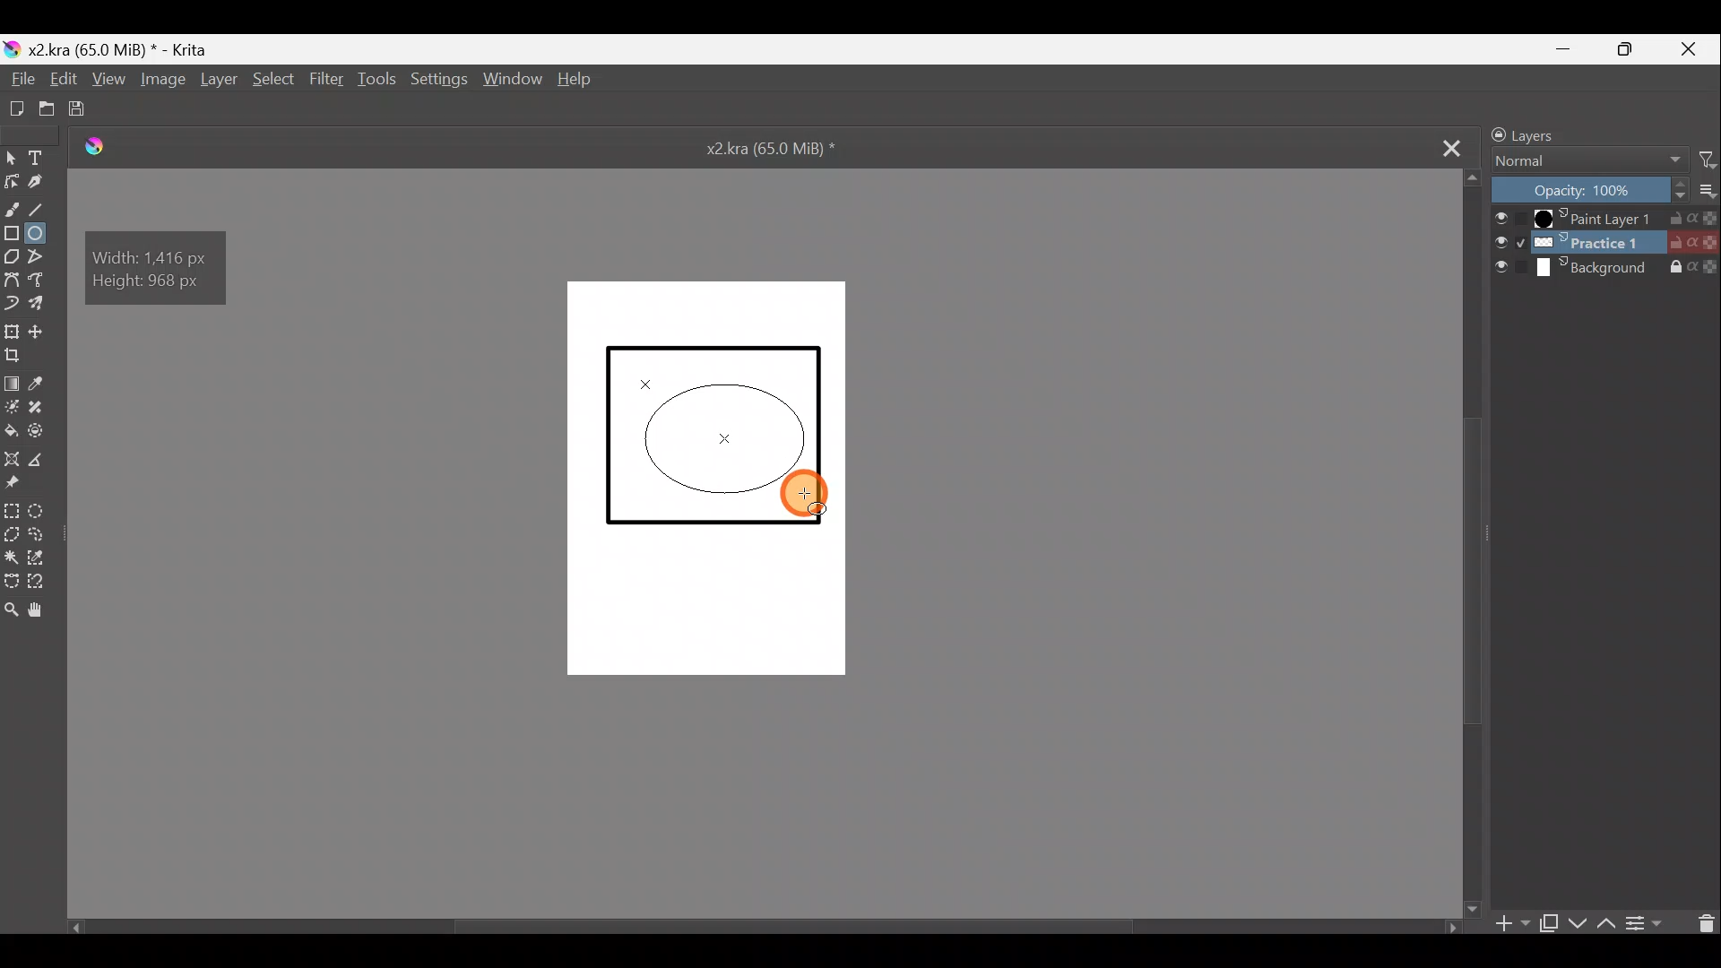 This screenshot has width=1721, height=968. I want to click on Freehand path tool, so click(40, 281).